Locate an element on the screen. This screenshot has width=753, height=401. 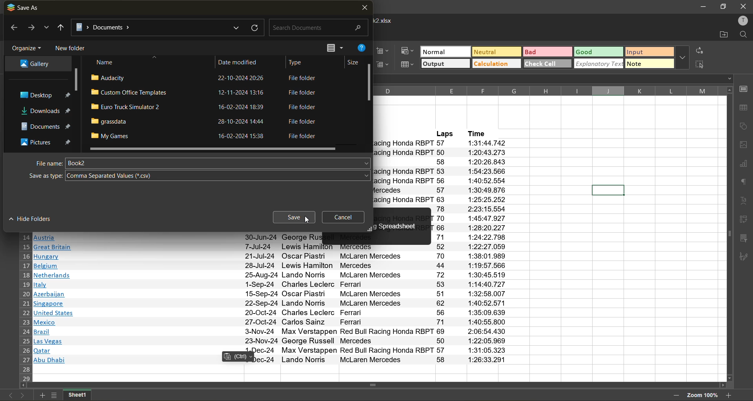
save is located at coordinates (295, 218).